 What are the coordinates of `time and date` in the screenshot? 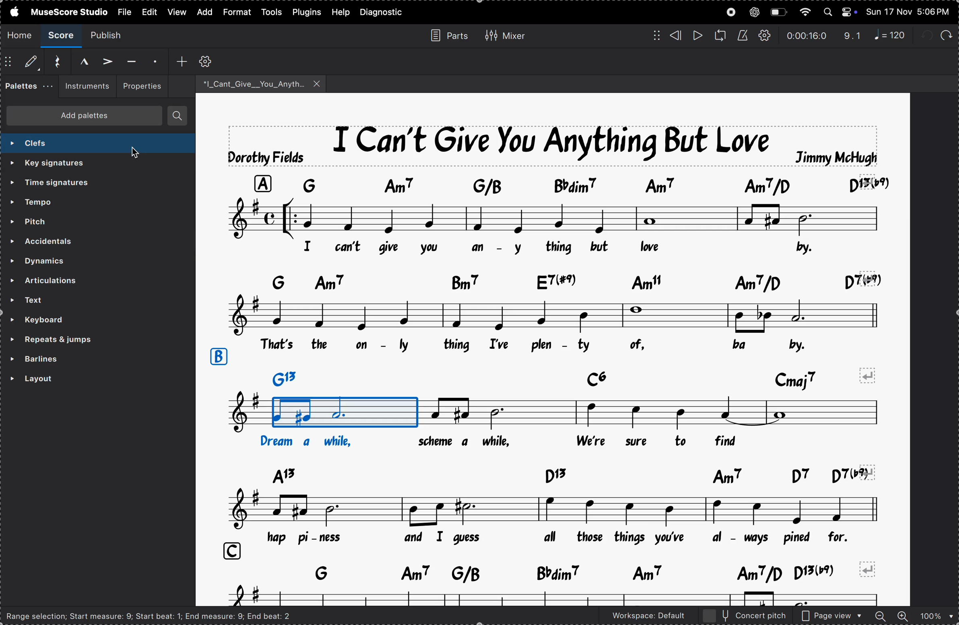 It's located at (909, 10).